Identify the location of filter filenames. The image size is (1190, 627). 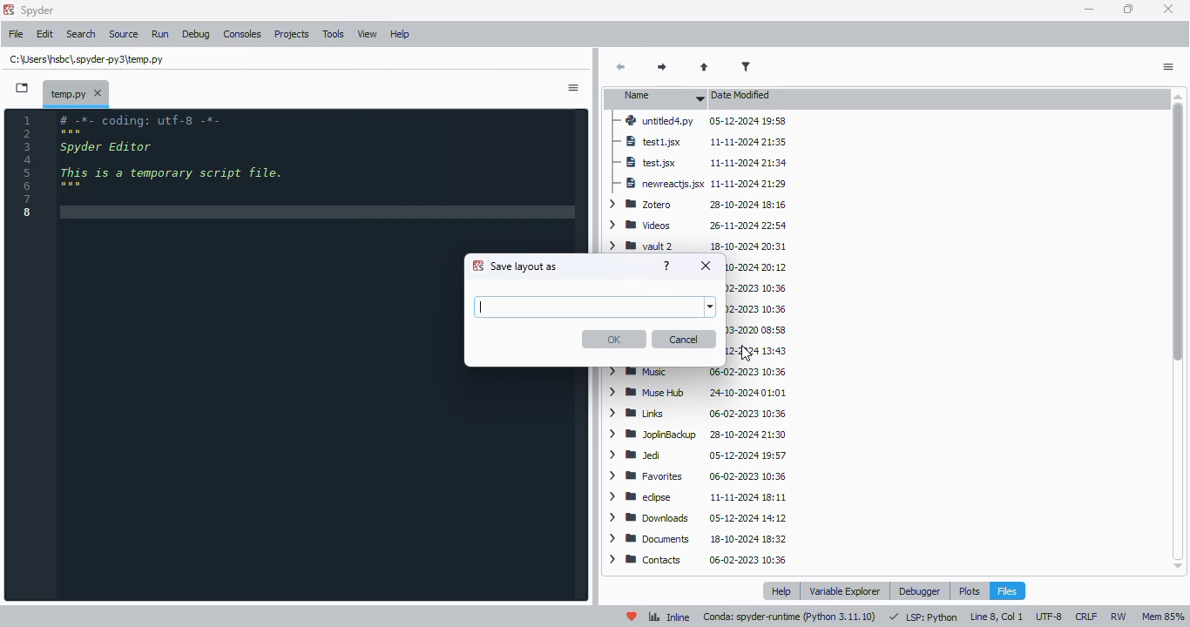
(747, 67).